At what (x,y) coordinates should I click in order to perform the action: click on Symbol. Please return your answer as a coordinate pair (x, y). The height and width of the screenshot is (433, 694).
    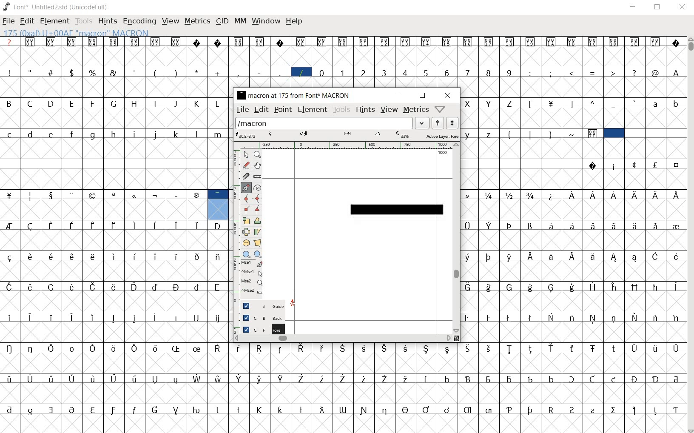
    Looking at the image, I should click on (95, 409).